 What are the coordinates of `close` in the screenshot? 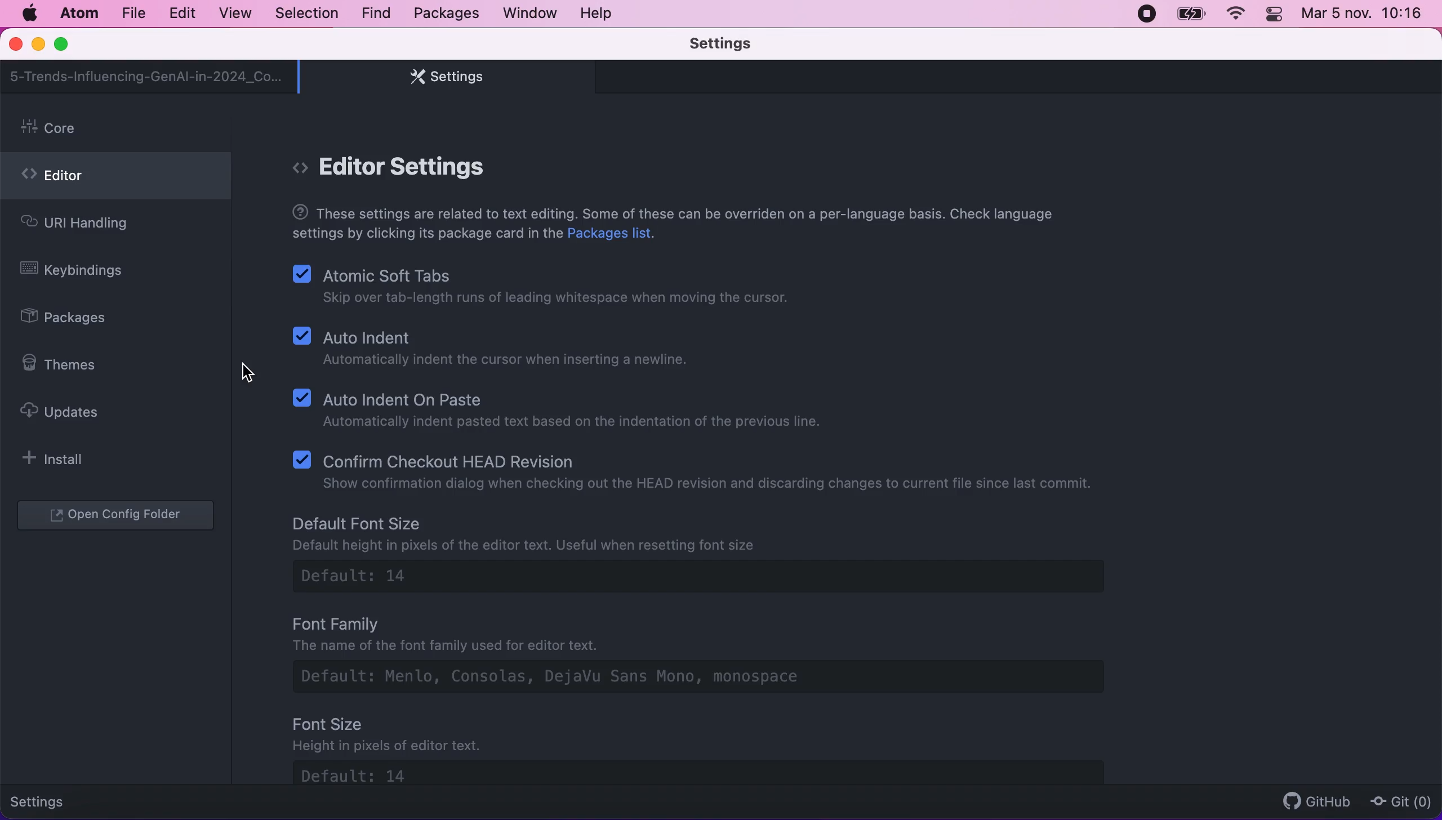 It's located at (17, 45).